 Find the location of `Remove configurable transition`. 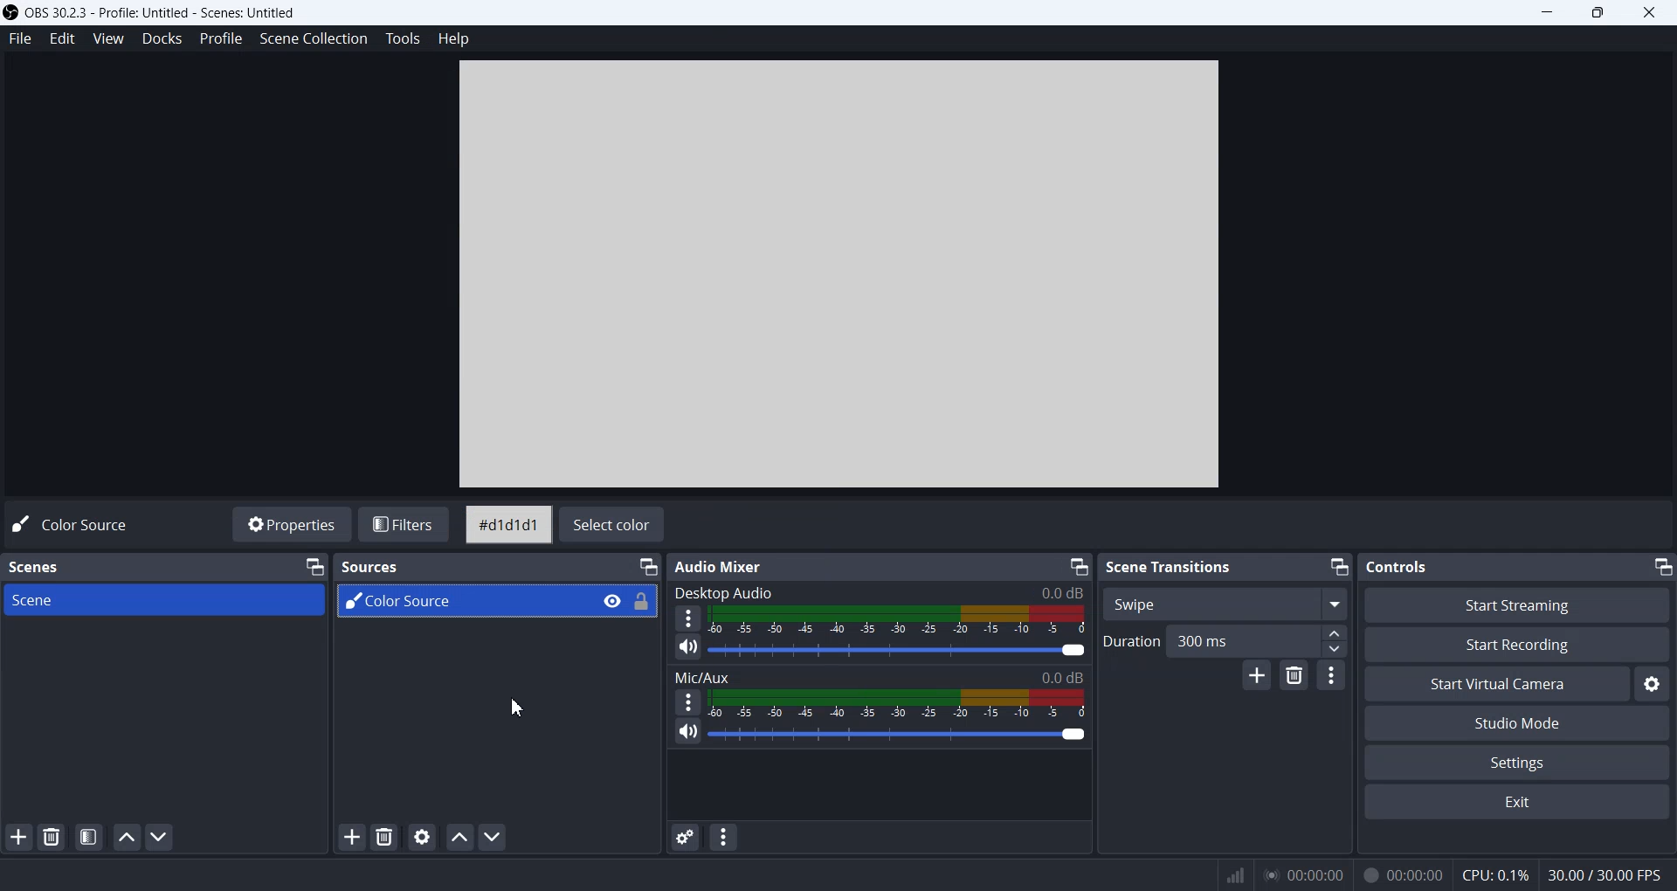

Remove configurable transition is located at coordinates (1294, 675).